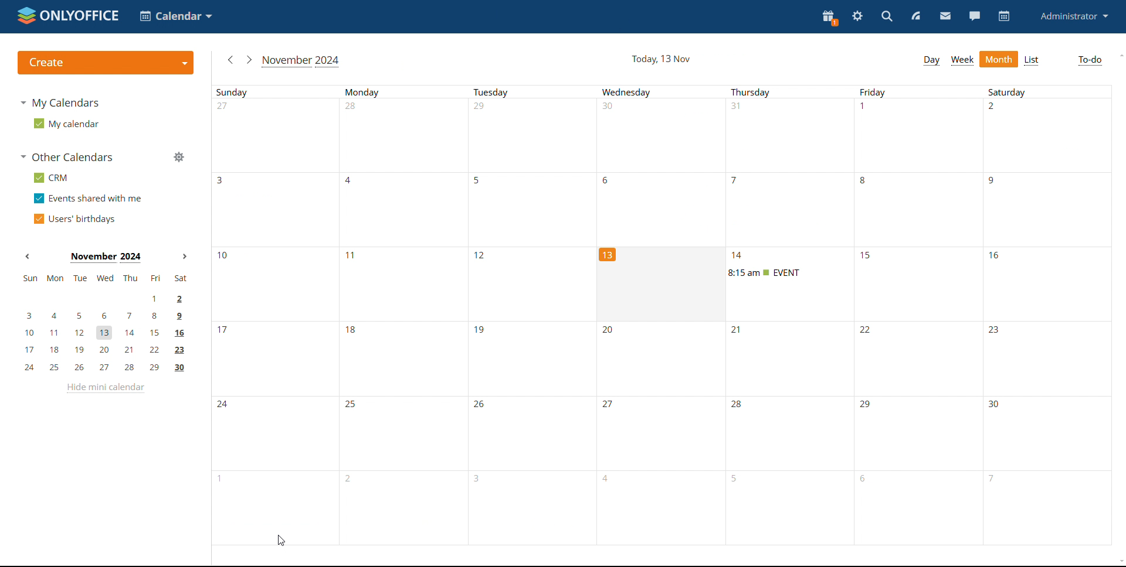 The height and width of the screenshot is (567, 1126). I want to click on chat, so click(974, 15).